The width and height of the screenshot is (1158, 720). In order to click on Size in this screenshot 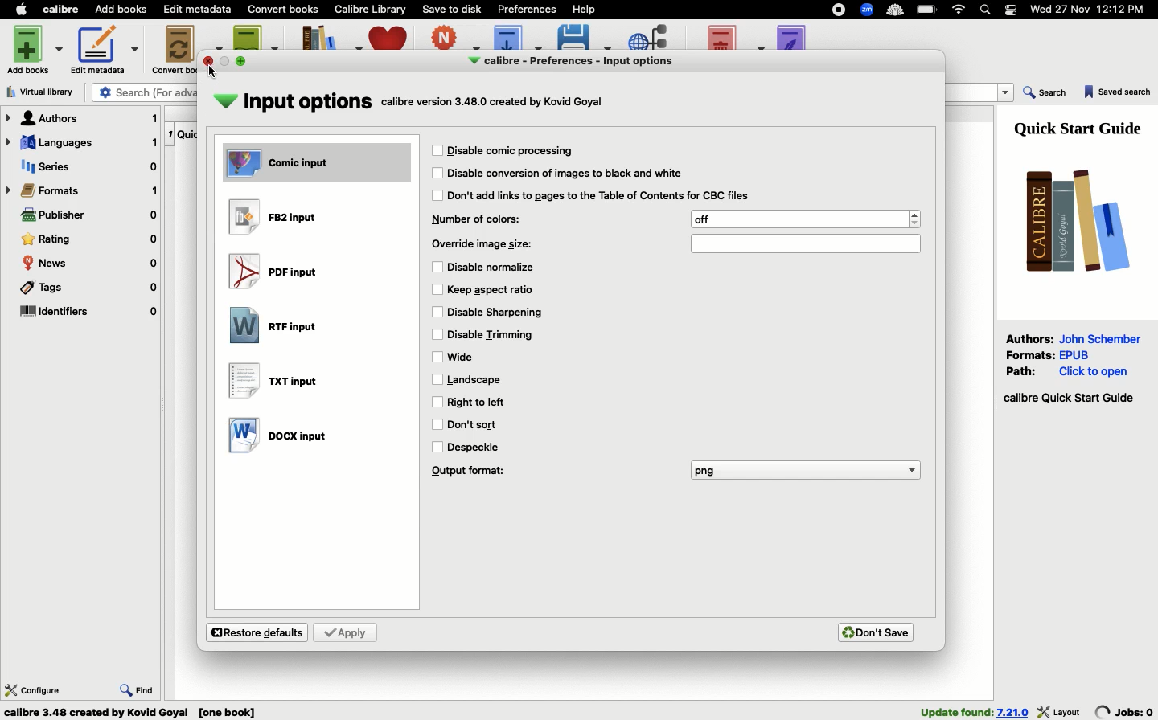, I will do `click(488, 244)`.